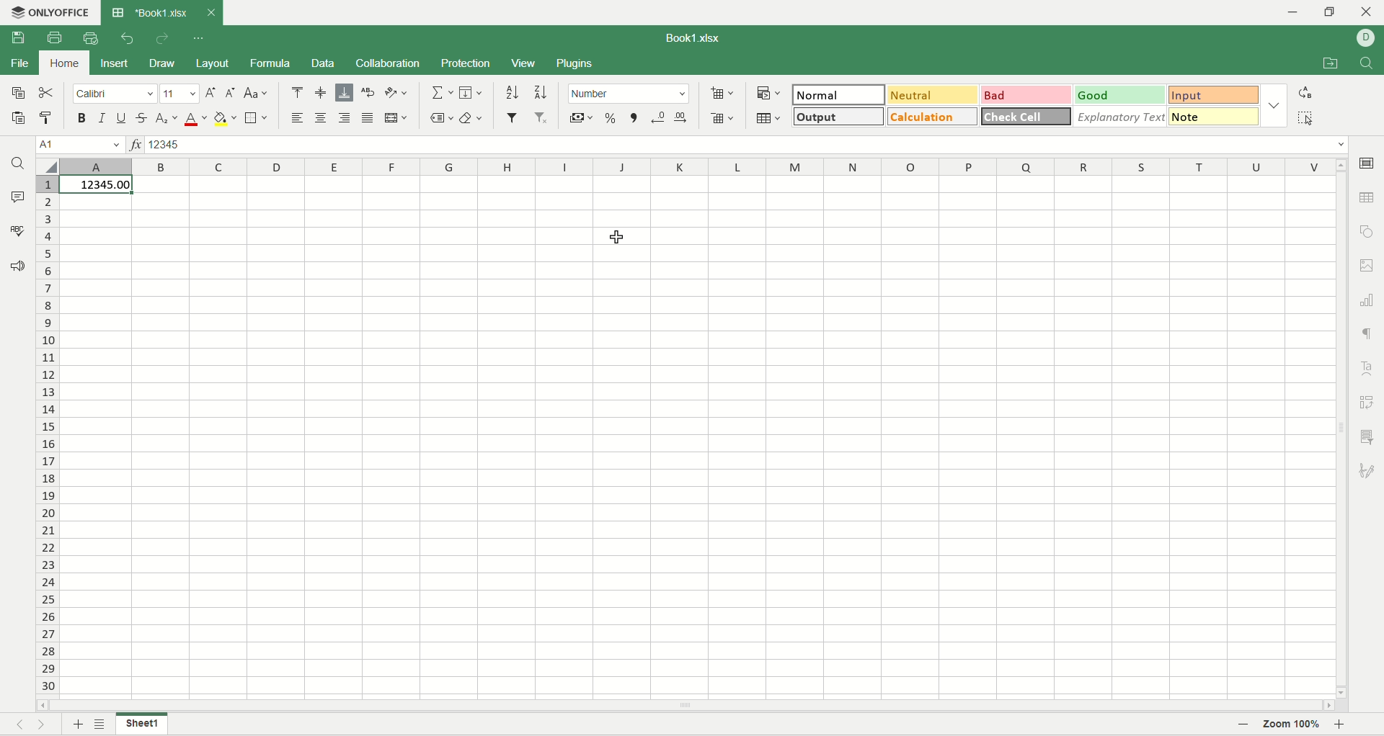  Describe the element at coordinates (195, 119) in the screenshot. I see `font color` at that location.